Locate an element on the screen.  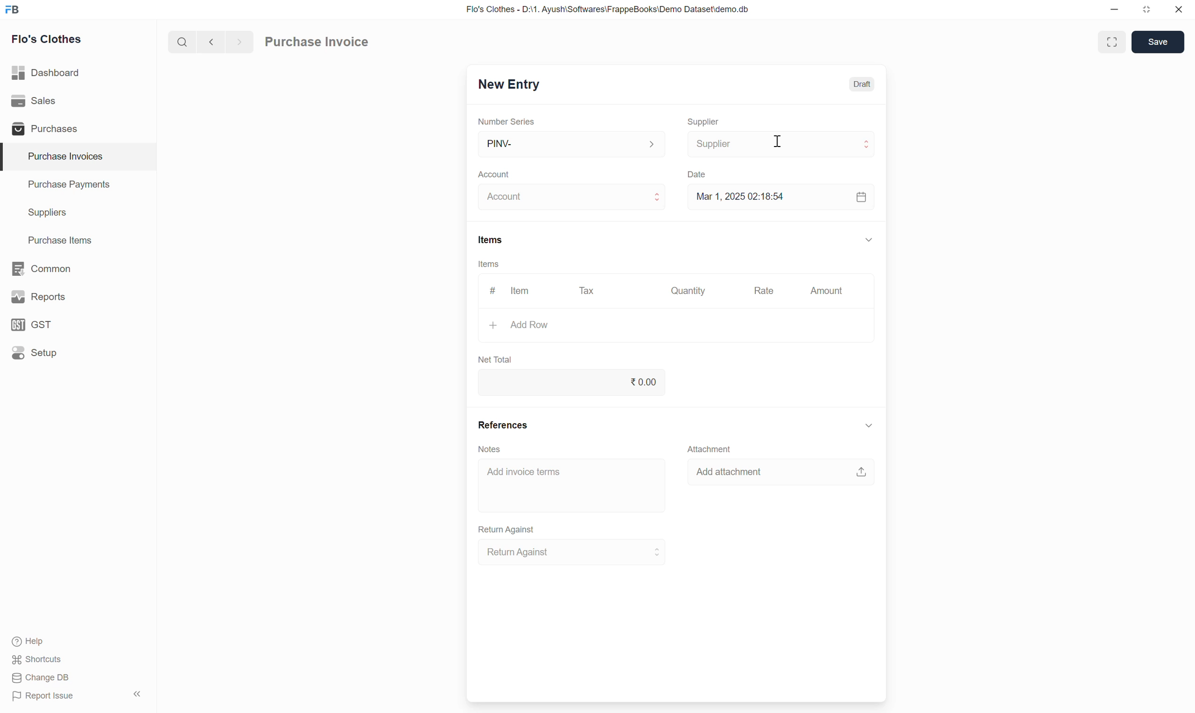
Change DB is located at coordinates (41, 677).